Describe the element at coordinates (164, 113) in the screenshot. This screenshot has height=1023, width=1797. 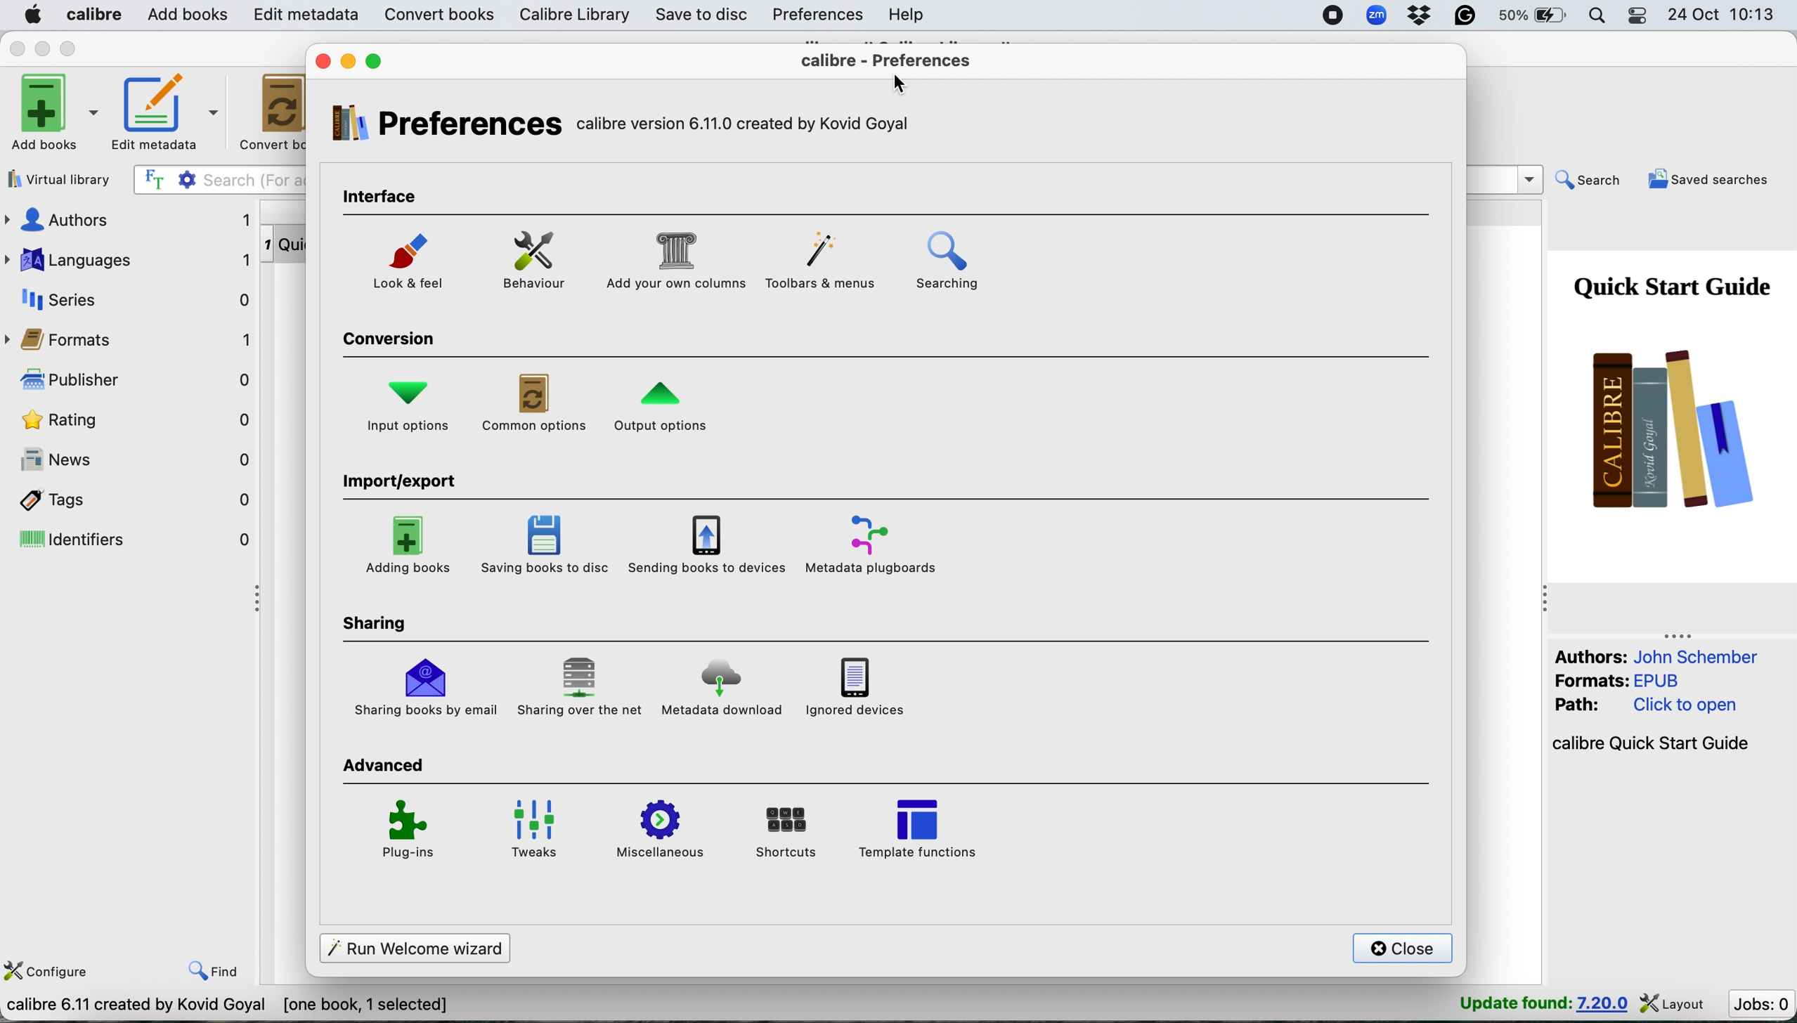
I see `edit metadata` at that location.